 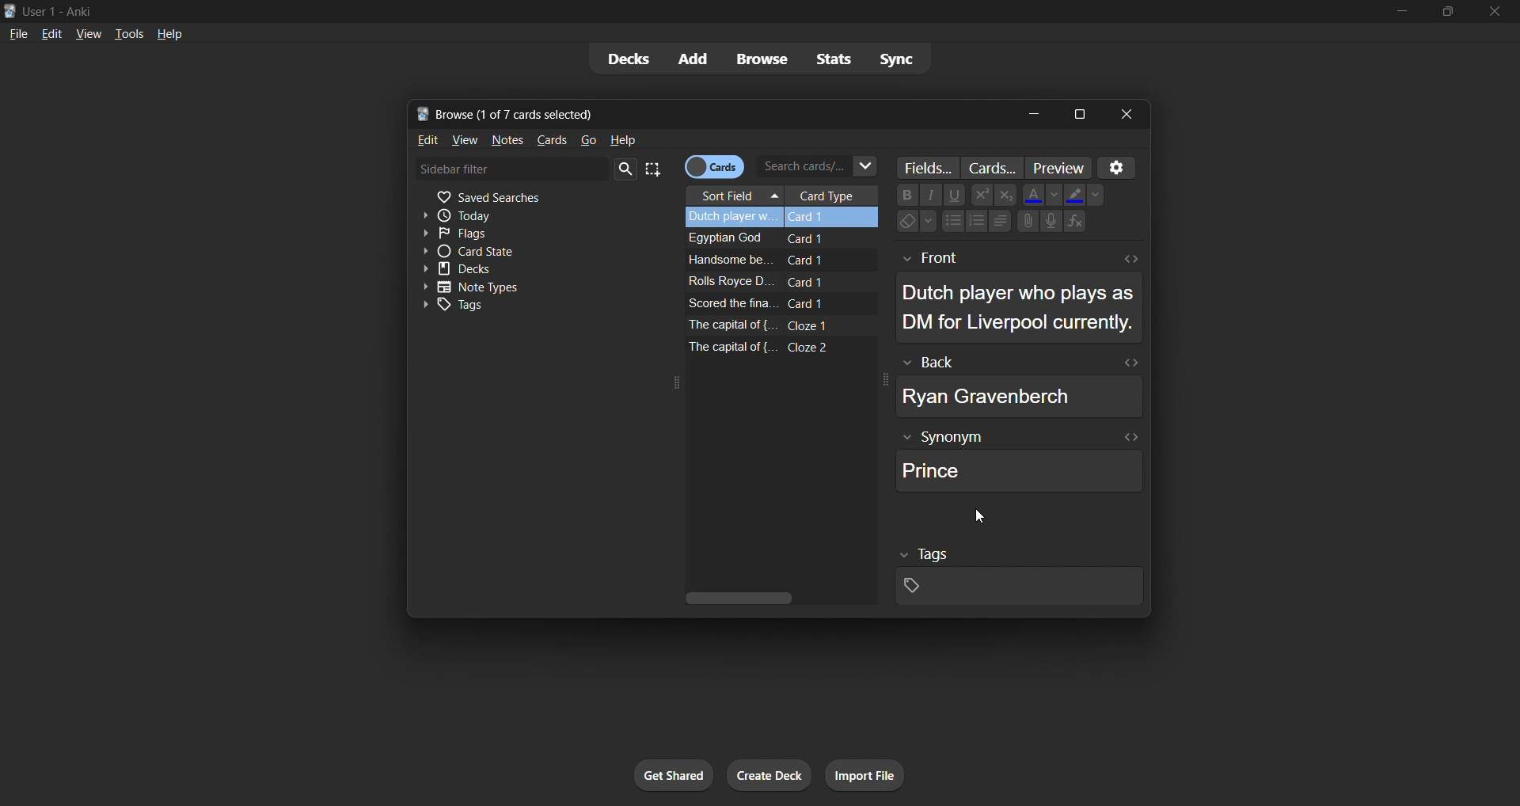 What do you see at coordinates (818, 166) in the screenshot?
I see `search cards` at bounding box center [818, 166].